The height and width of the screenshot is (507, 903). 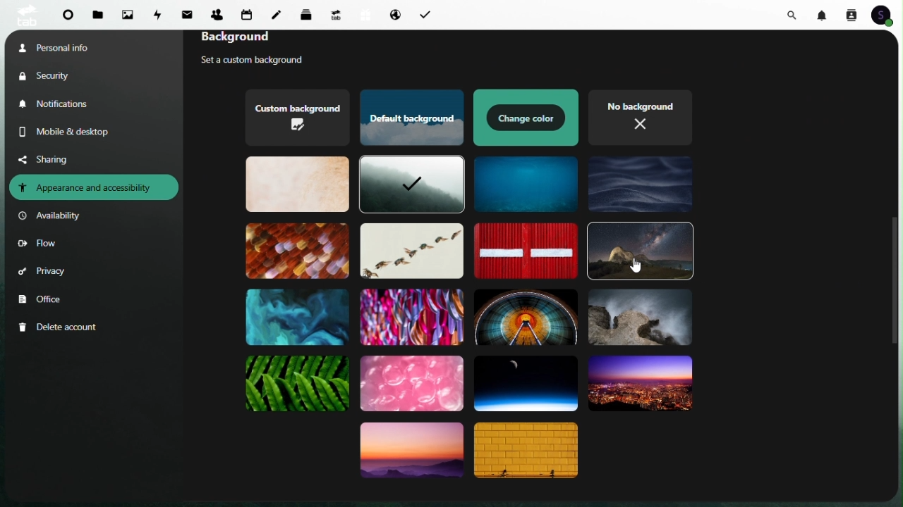 What do you see at coordinates (637, 265) in the screenshot?
I see `Cursor` at bounding box center [637, 265].